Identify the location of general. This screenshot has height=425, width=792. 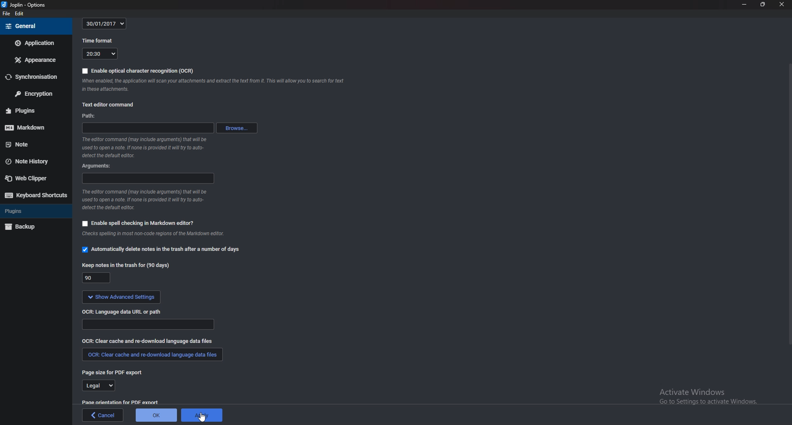
(35, 26).